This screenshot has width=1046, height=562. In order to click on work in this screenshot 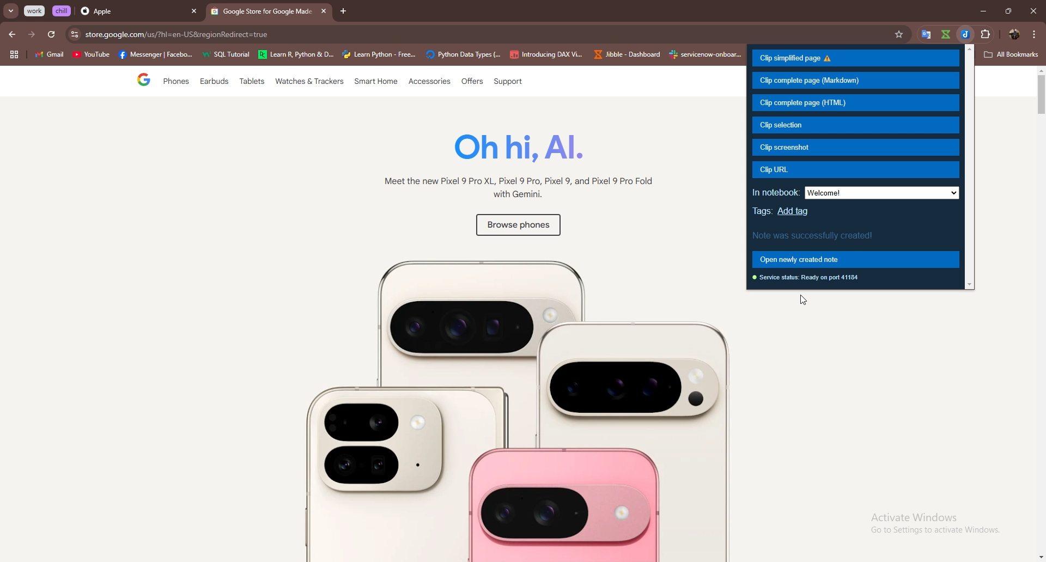, I will do `click(35, 11)`.